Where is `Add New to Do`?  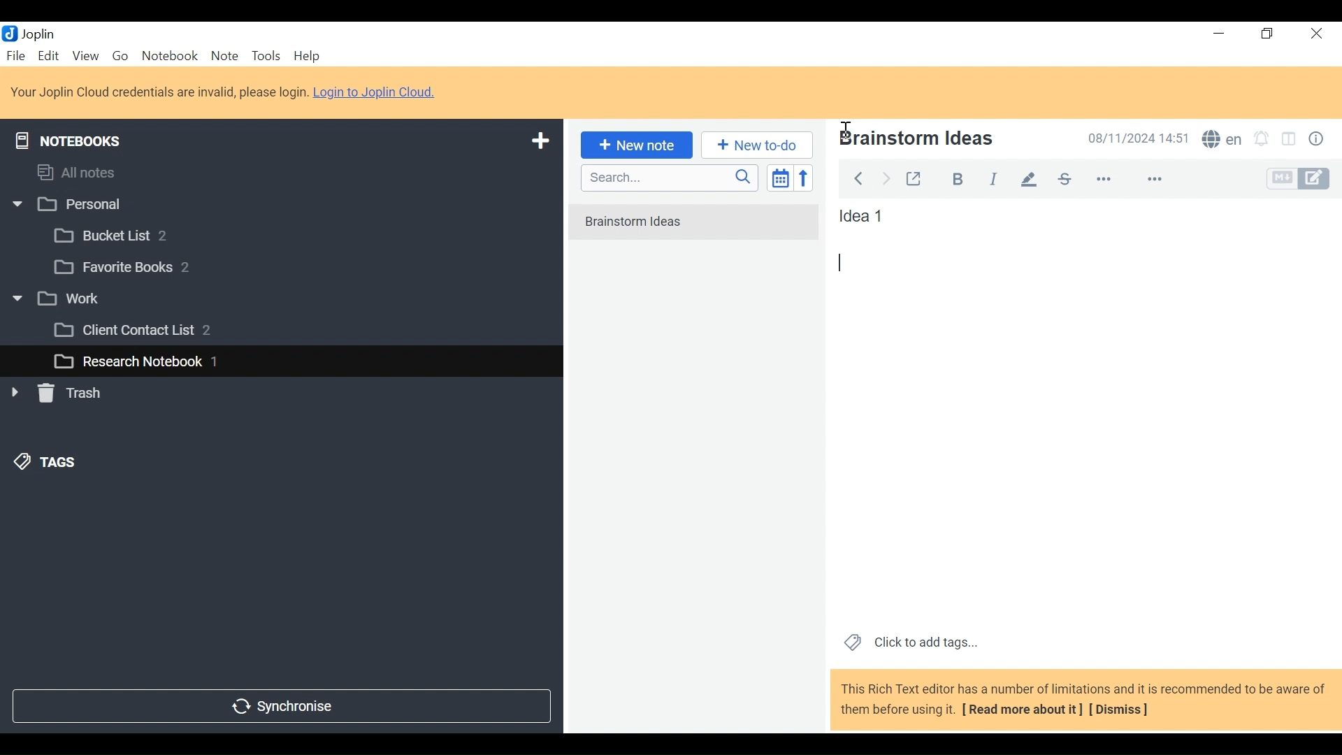
Add New to Do is located at coordinates (757, 145).